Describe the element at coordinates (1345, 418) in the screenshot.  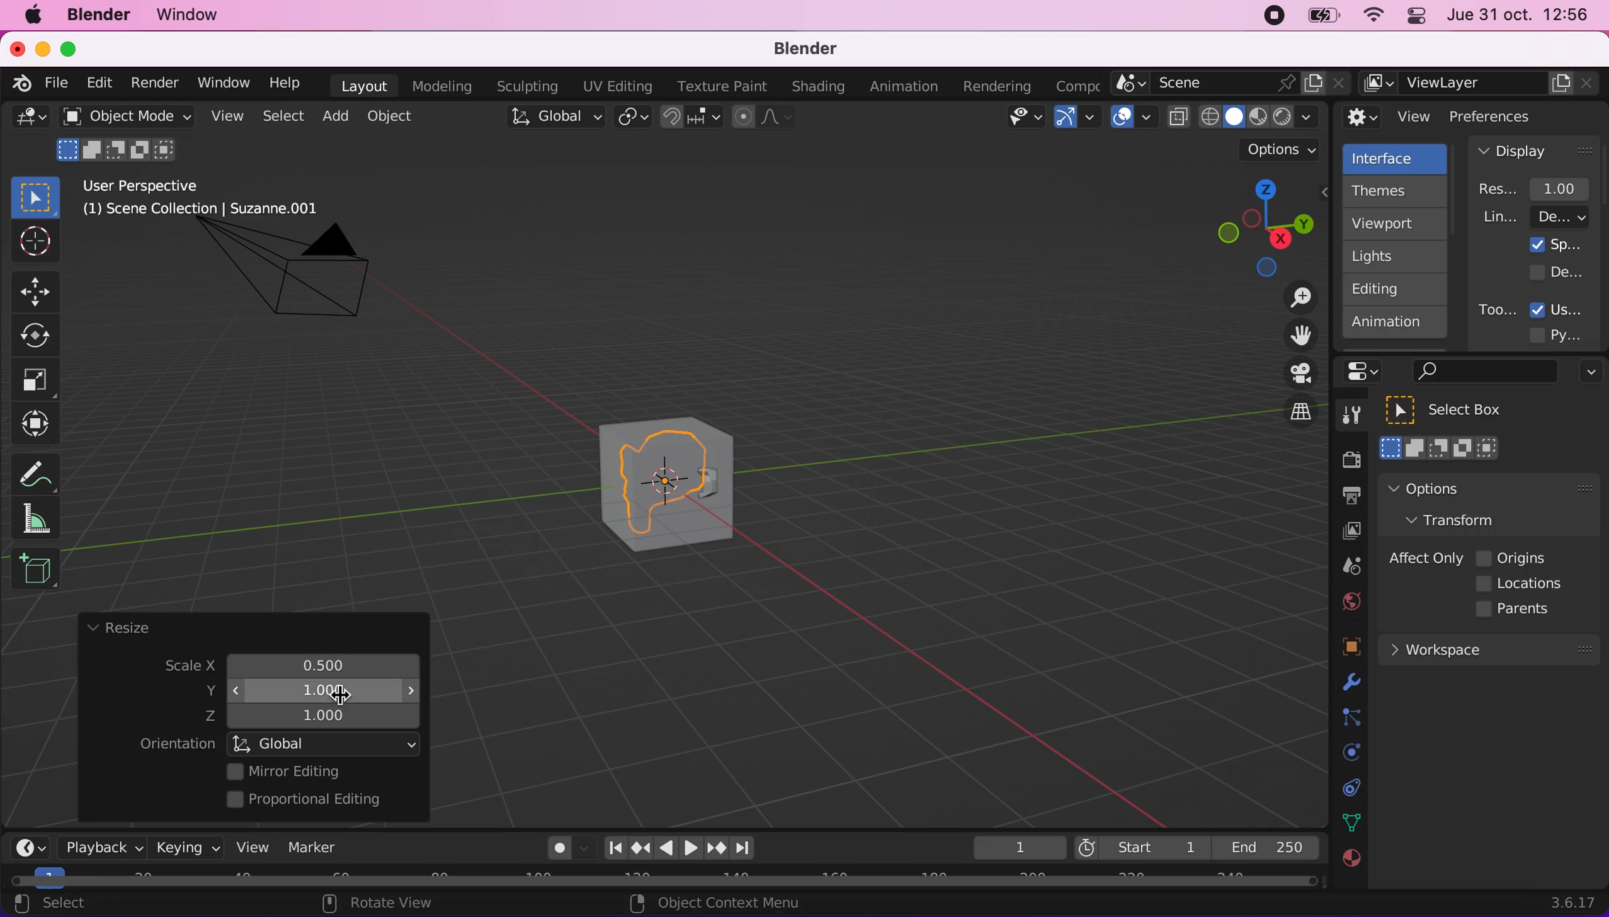
I see `tools` at that location.